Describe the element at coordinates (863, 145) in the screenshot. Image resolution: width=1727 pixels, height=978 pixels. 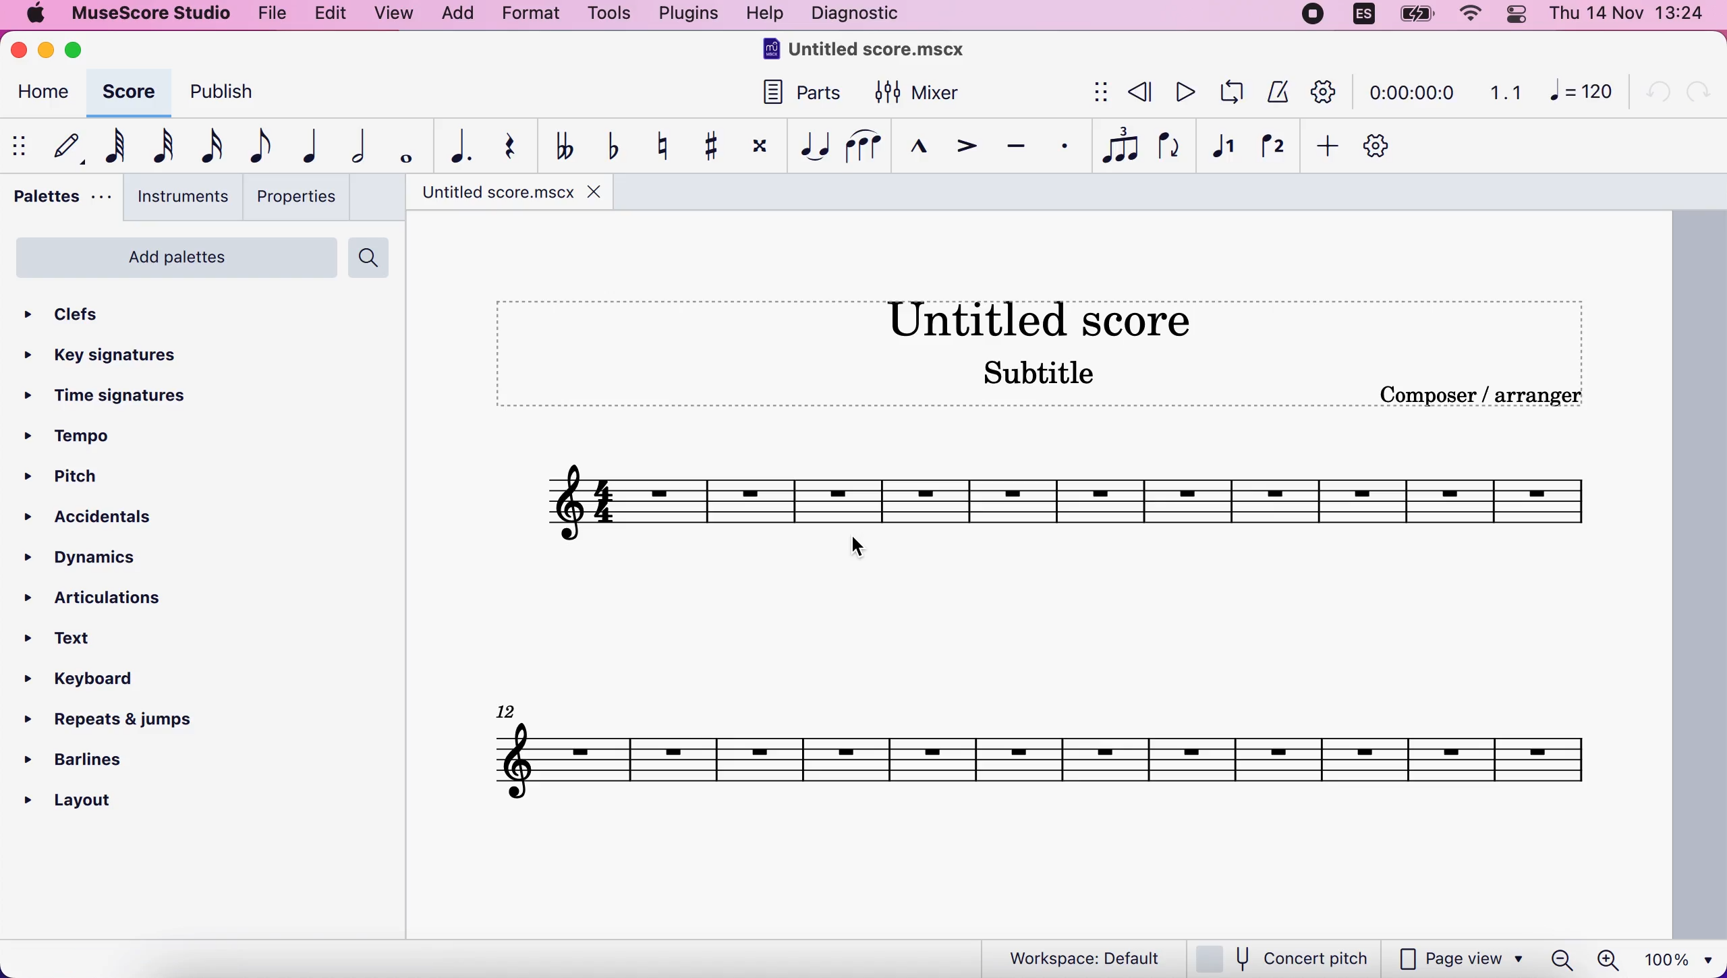
I see `slur` at that location.